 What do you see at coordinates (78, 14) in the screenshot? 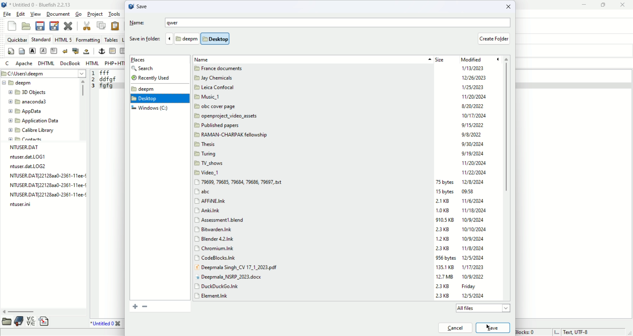
I see `go` at bounding box center [78, 14].